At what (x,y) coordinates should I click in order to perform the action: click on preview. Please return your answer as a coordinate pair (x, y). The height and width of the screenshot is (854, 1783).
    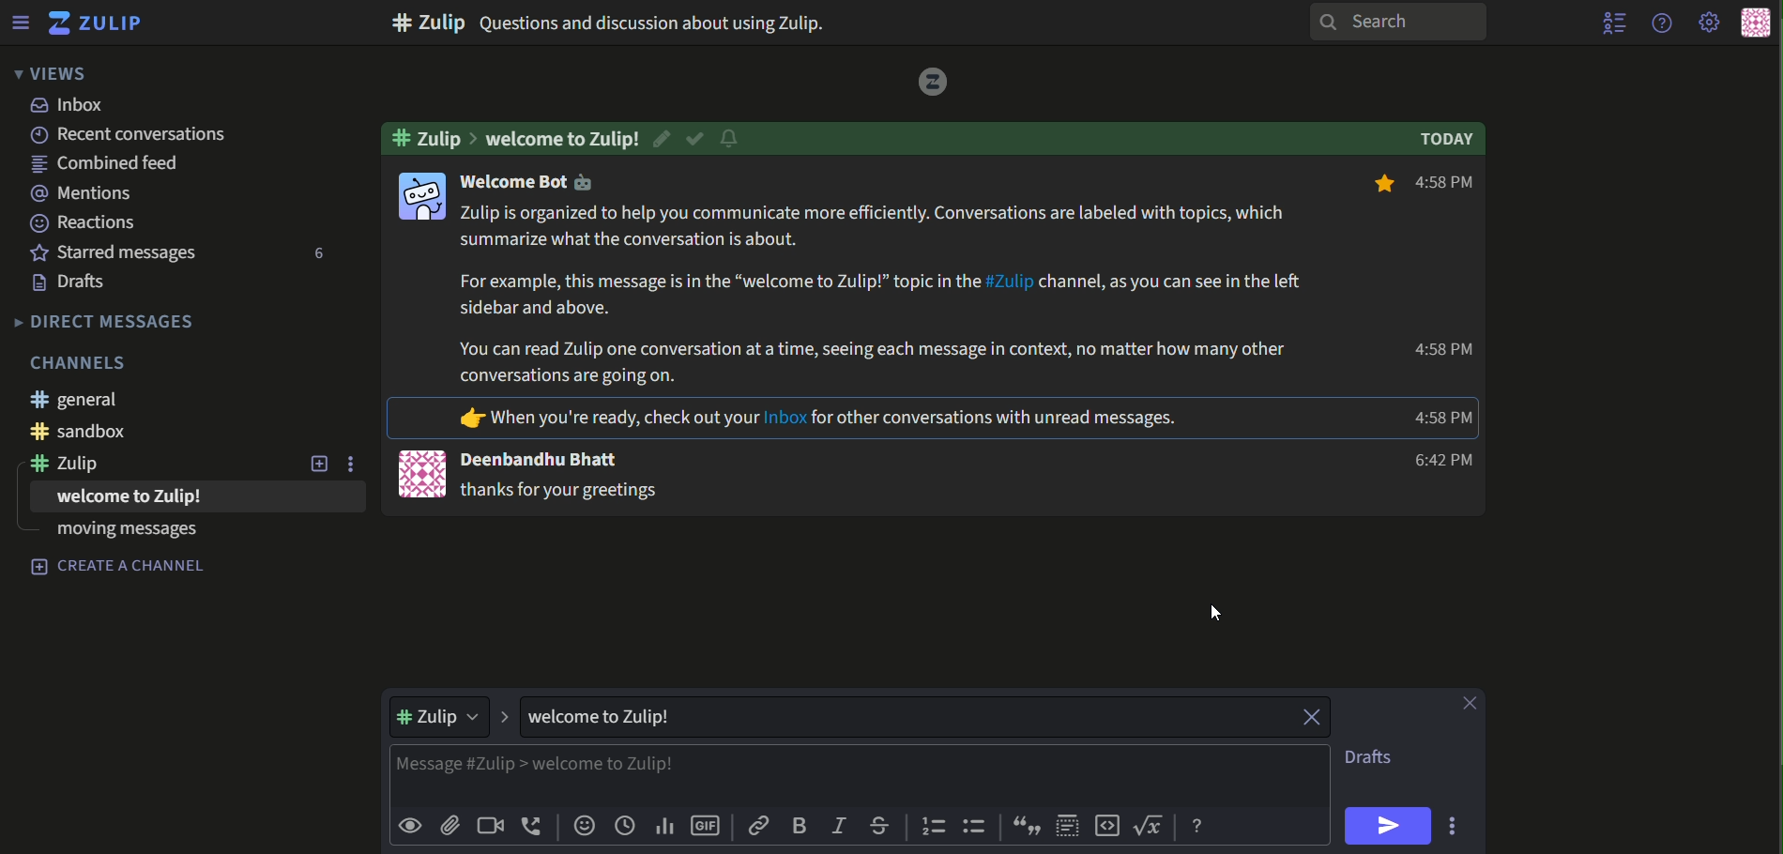
    Looking at the image, I should click on (409, 827).